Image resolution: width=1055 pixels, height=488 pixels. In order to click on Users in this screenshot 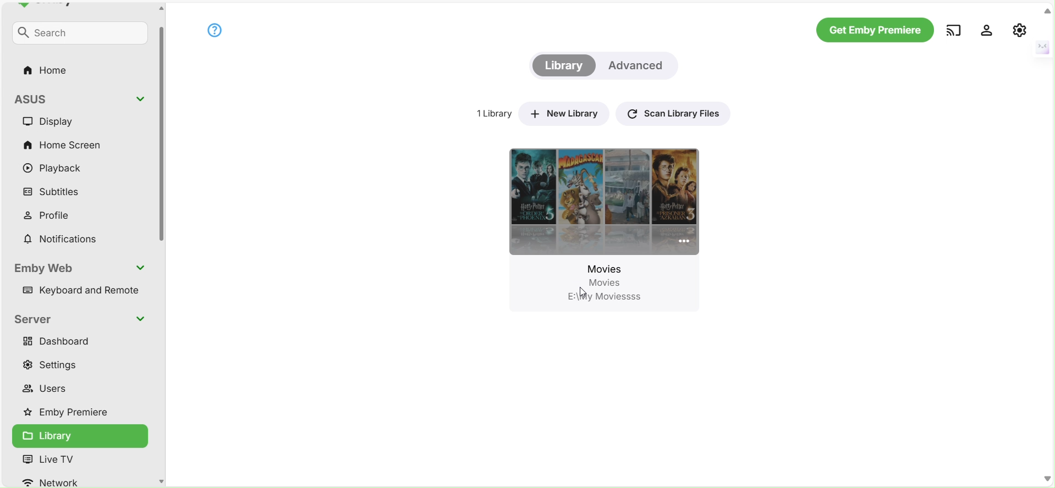, I will do `click(51, 387)`.